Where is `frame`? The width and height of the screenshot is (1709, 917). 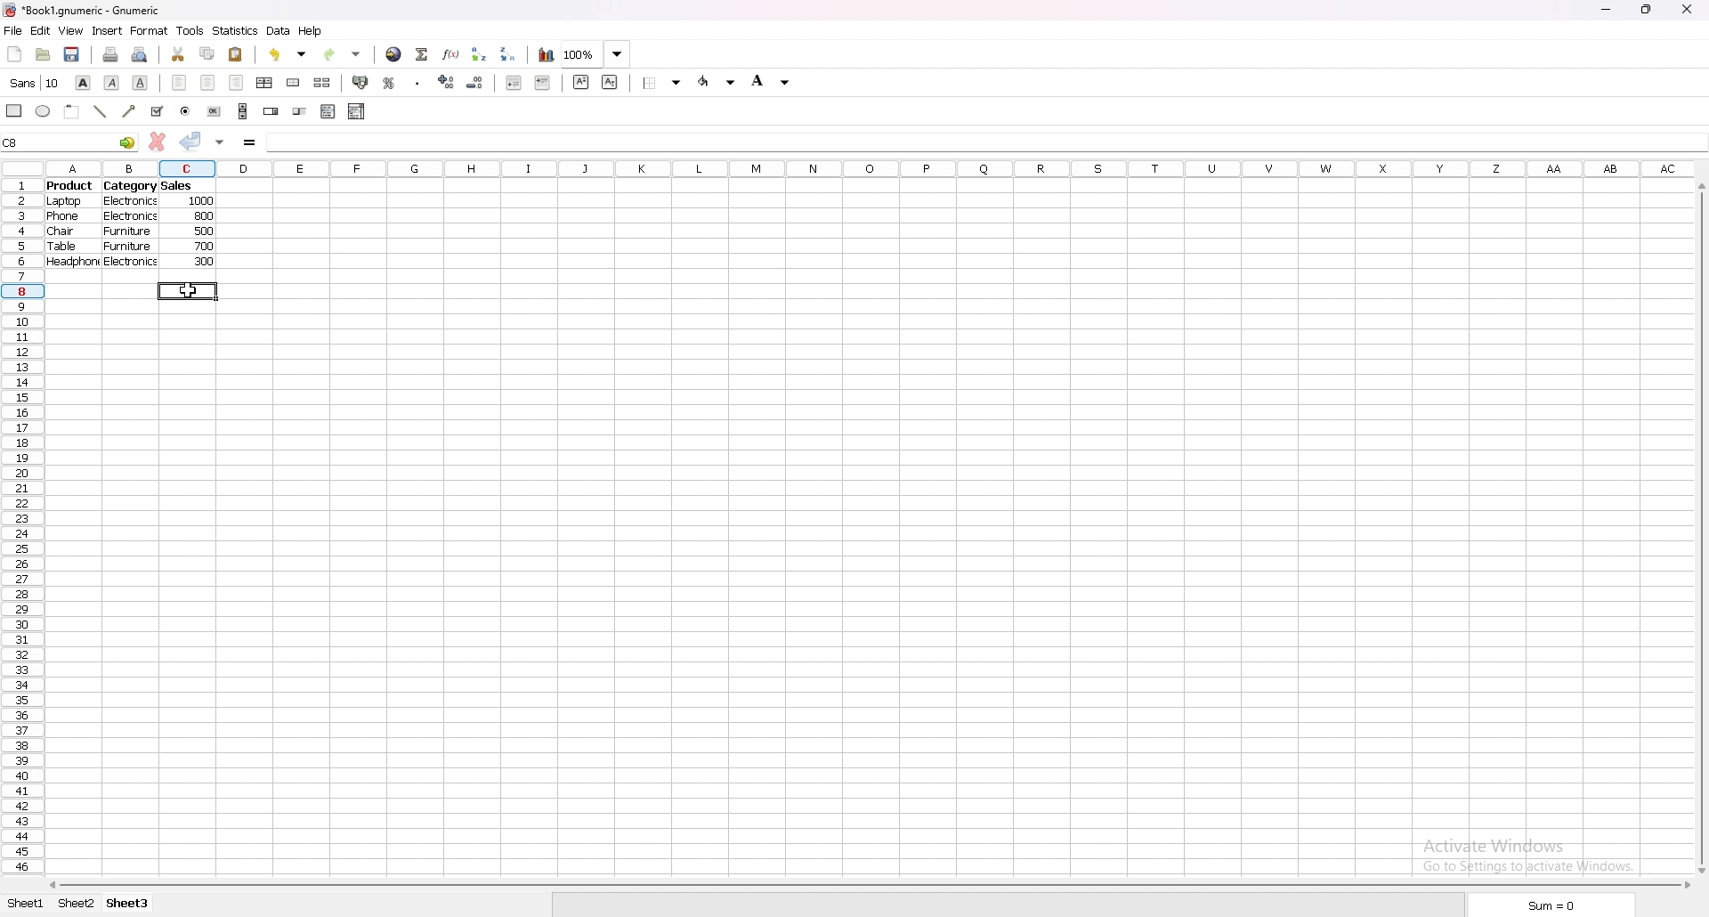 frame is located at coordinates (71, 111).